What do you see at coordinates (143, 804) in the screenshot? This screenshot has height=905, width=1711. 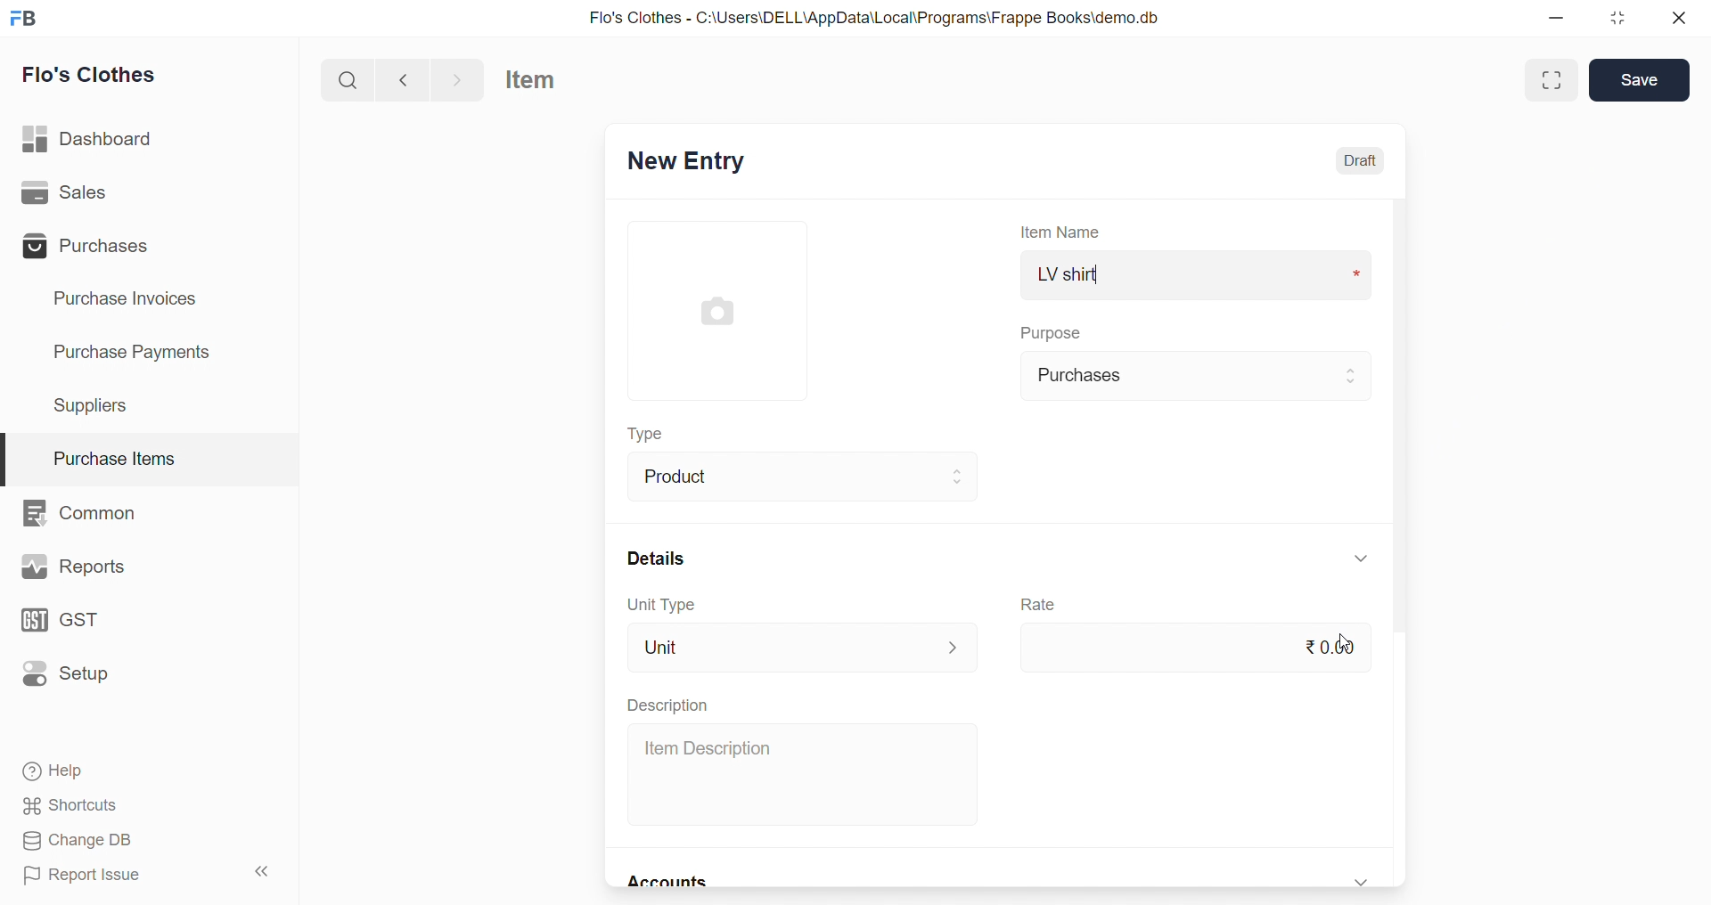 I see `Shortcuts` at bounding box center [143, 804].